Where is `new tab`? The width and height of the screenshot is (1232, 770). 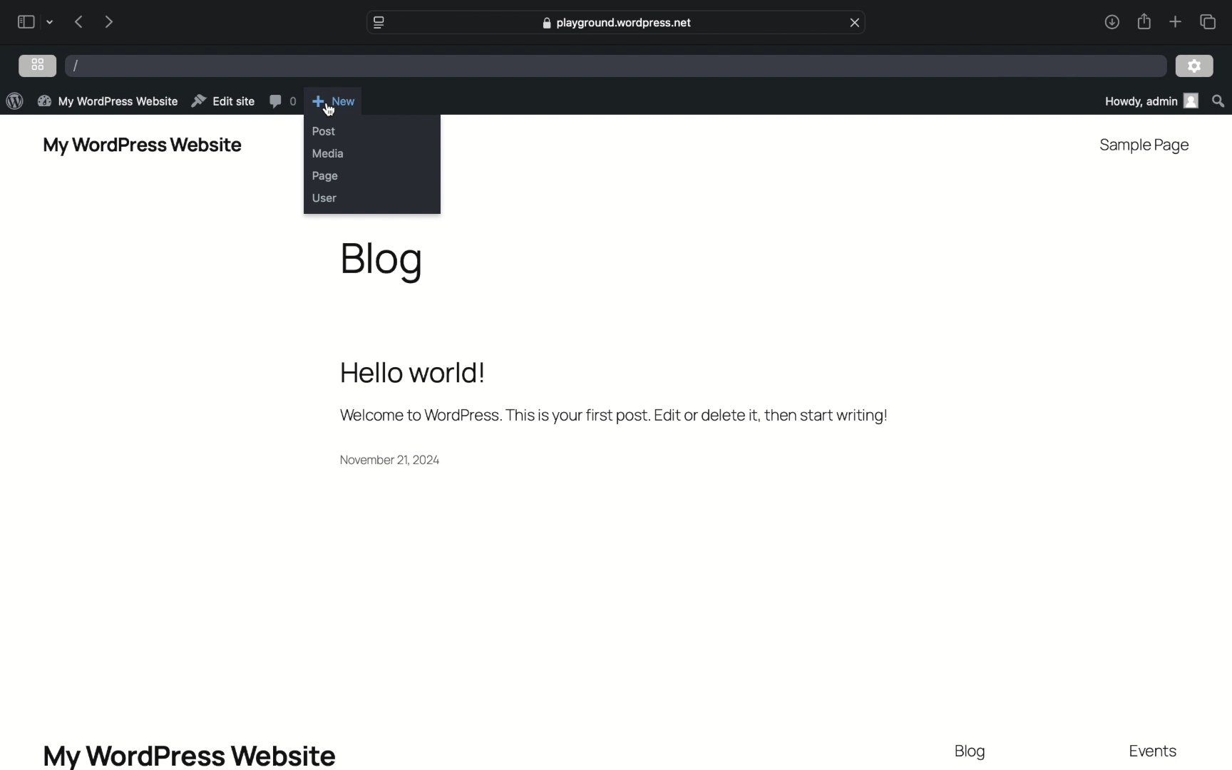 new tab is located at coordinates (1174, 22).